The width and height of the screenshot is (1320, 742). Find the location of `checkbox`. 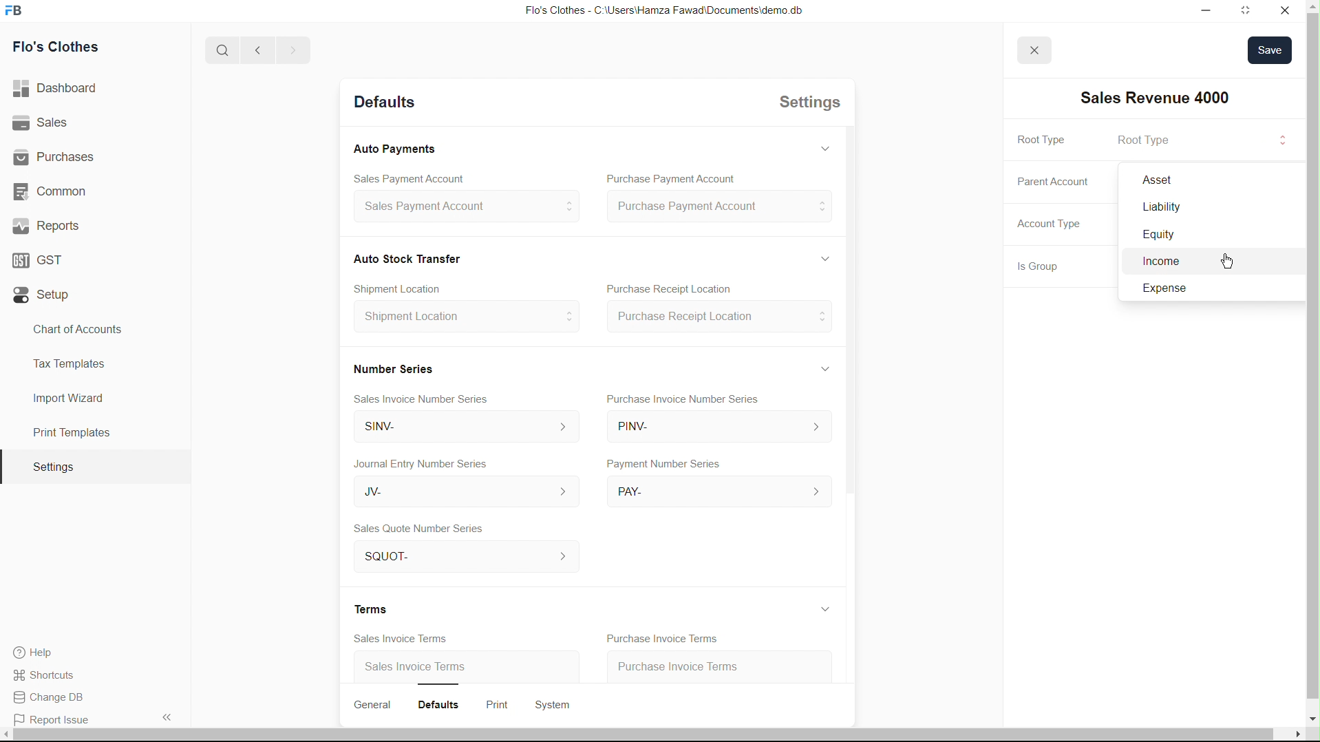

checkbox is located at coordinates (1158, 264).